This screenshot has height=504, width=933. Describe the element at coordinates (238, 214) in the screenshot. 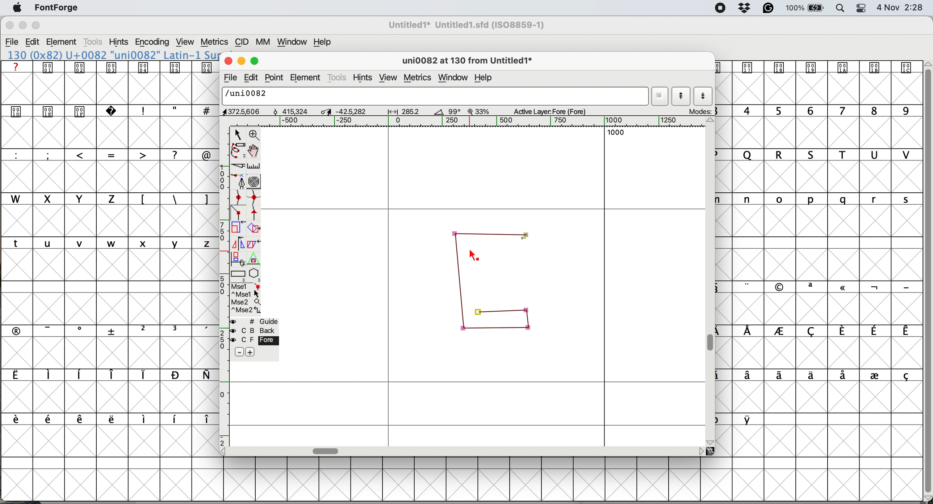

I see `add a corner point` at that location.